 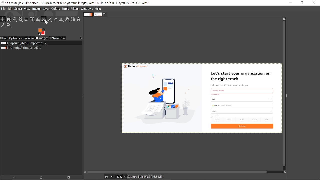 What do you see at coordinates (88, 14) in the screenshot?
I see `Other tab` at bounding box center [88, 14].